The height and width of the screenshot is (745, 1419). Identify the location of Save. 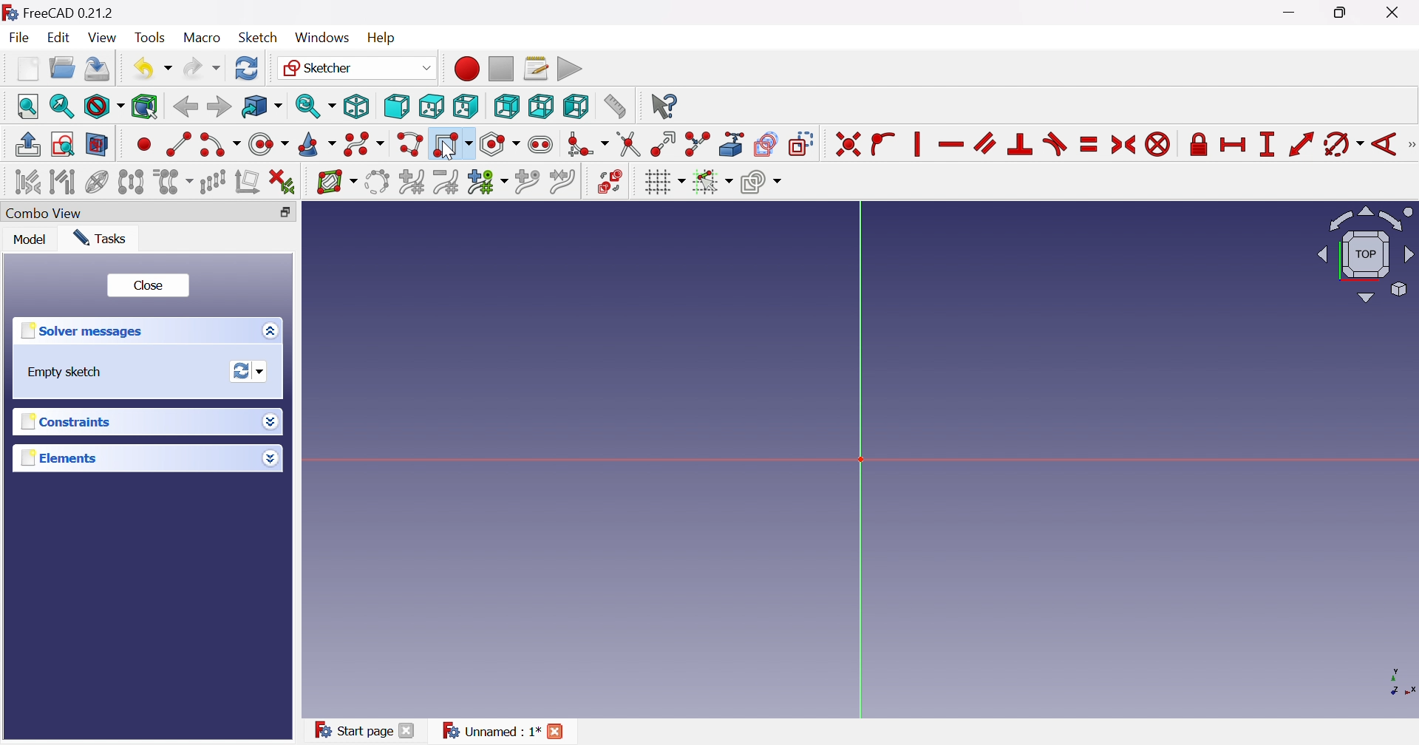
(96, 71).